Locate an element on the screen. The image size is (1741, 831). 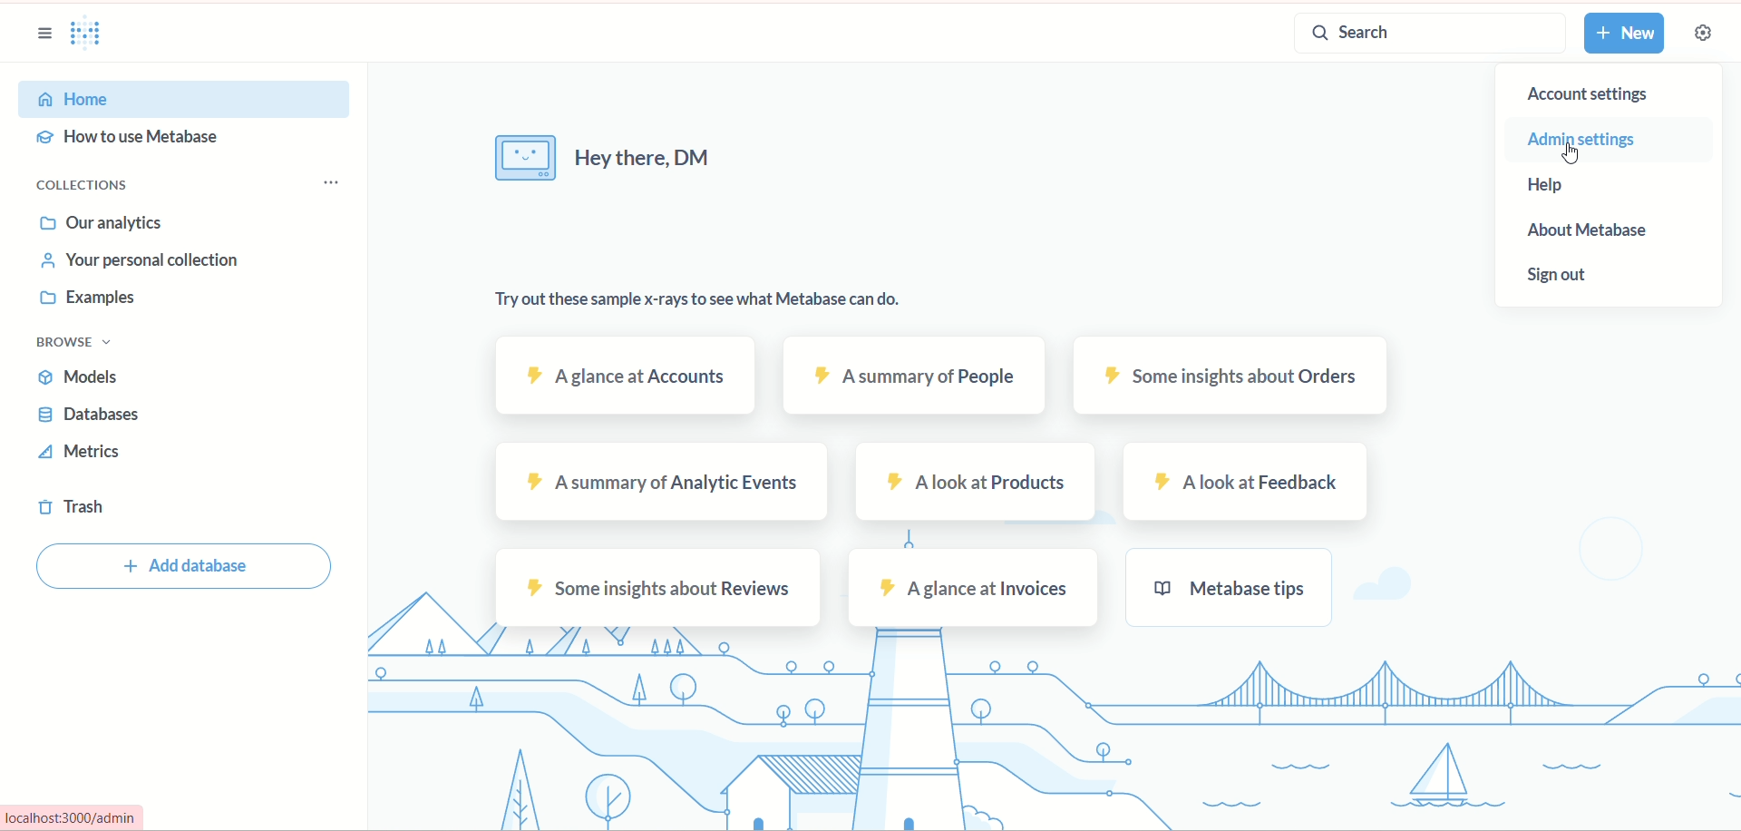
logo is located at coordinates (95, 35).